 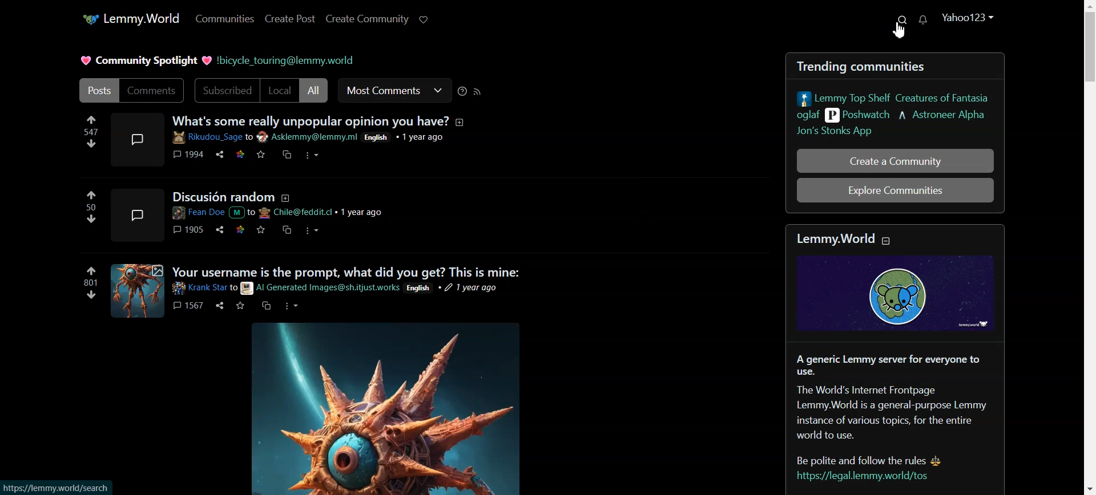 I want to click on RSS, so click(x=478, y=91).